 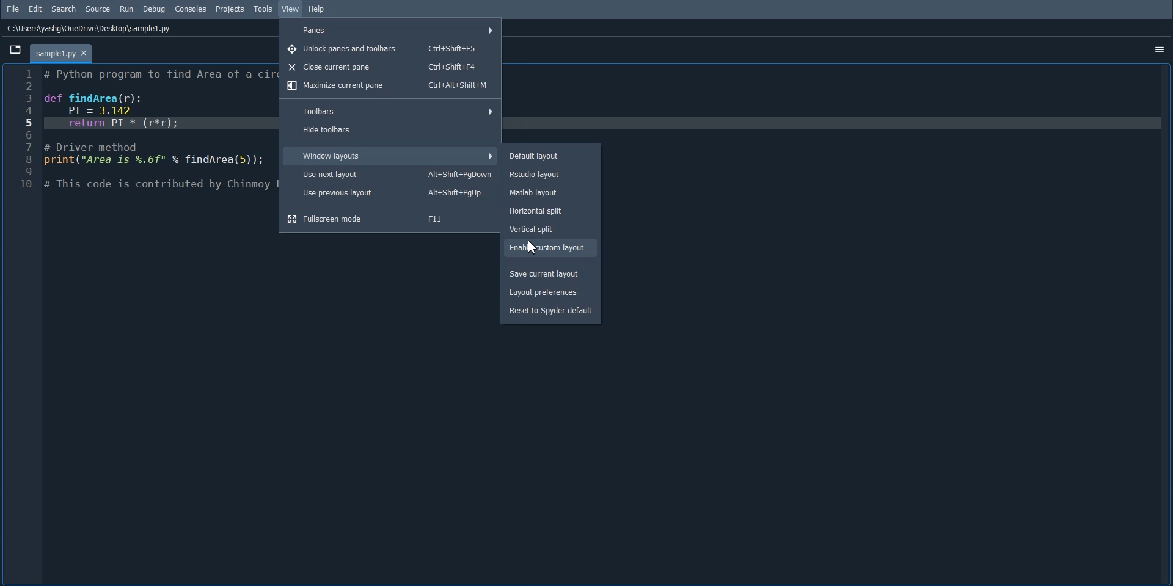 I want to click on Reset to spyder default, so click(x=553, y=313).